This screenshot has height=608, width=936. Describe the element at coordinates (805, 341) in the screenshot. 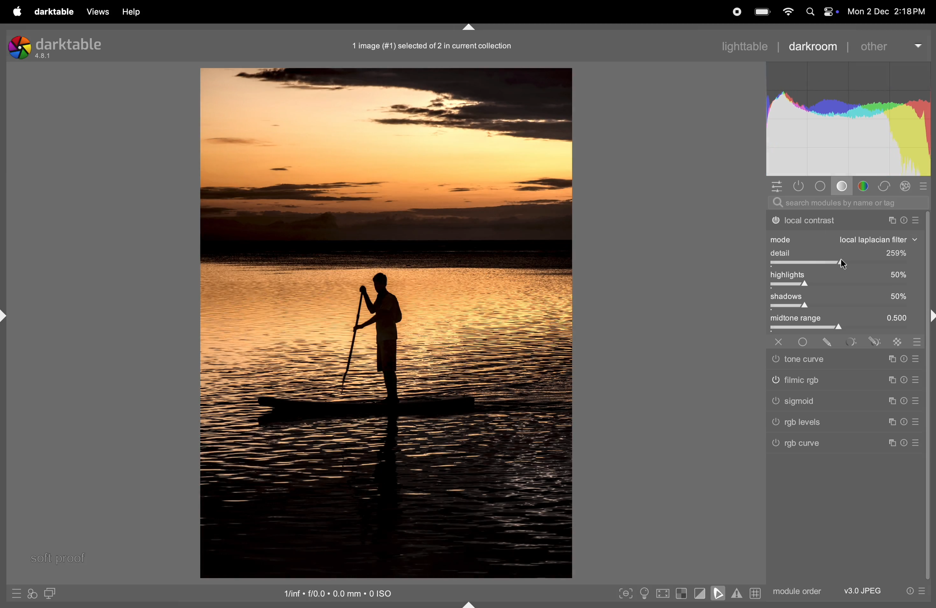

I see `` at that location.